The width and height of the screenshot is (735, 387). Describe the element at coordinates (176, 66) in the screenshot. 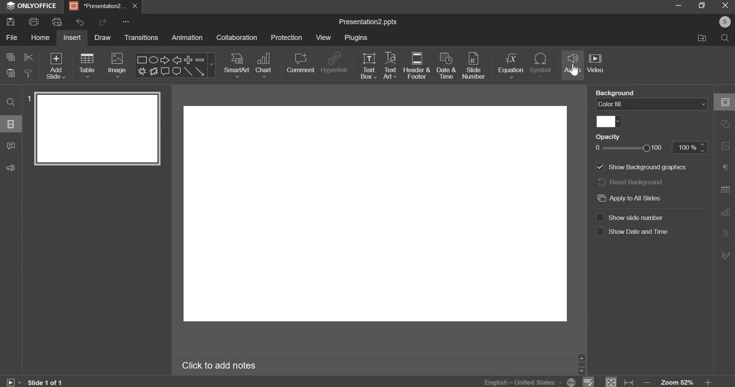

I see `shapes` at that location.